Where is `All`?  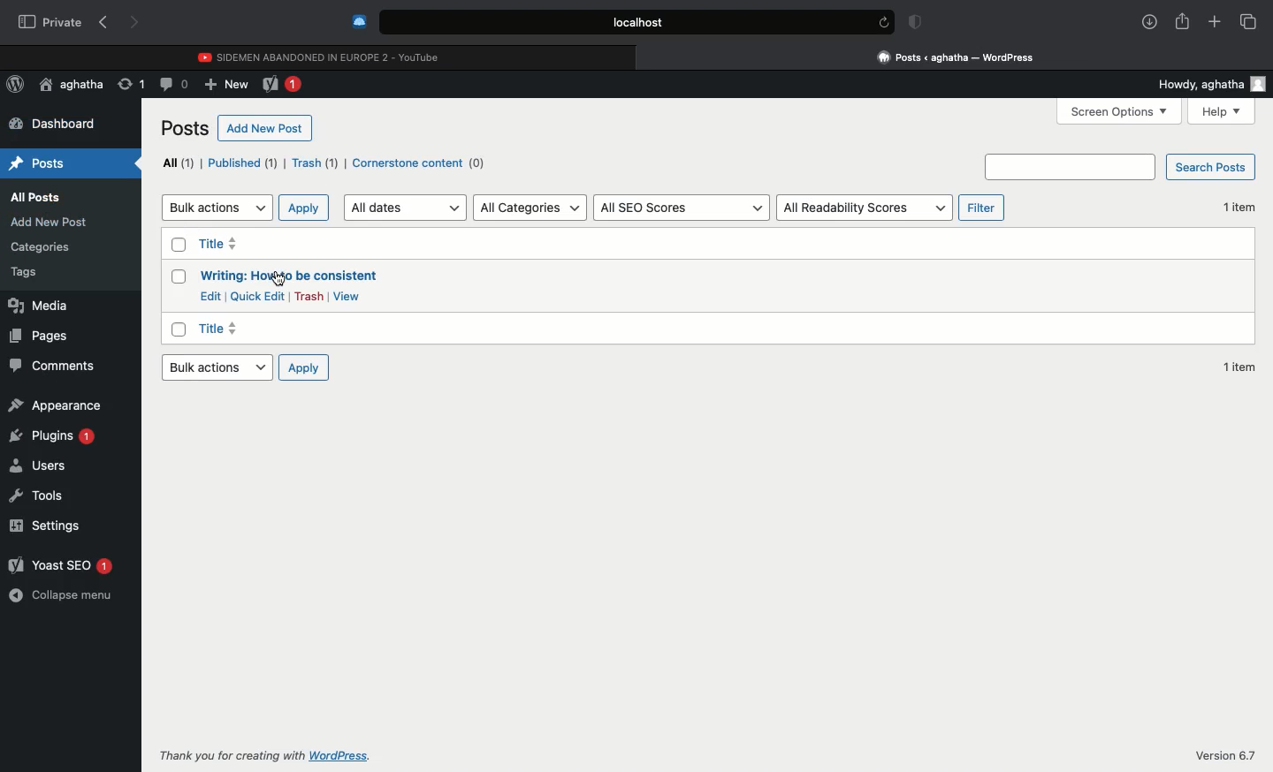
All is located at coordinates (174, 163).